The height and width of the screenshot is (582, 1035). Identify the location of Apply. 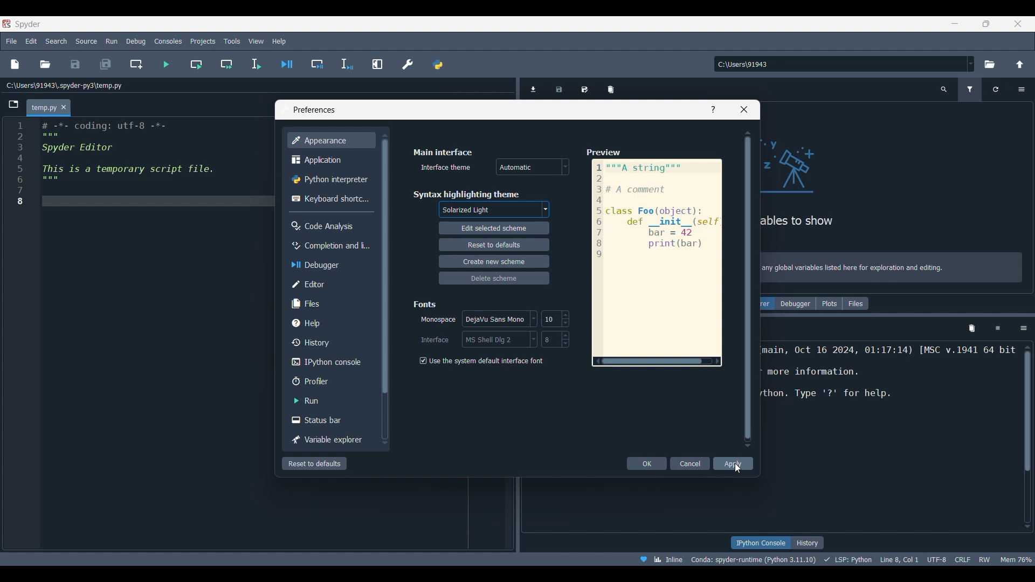
(734, 463).